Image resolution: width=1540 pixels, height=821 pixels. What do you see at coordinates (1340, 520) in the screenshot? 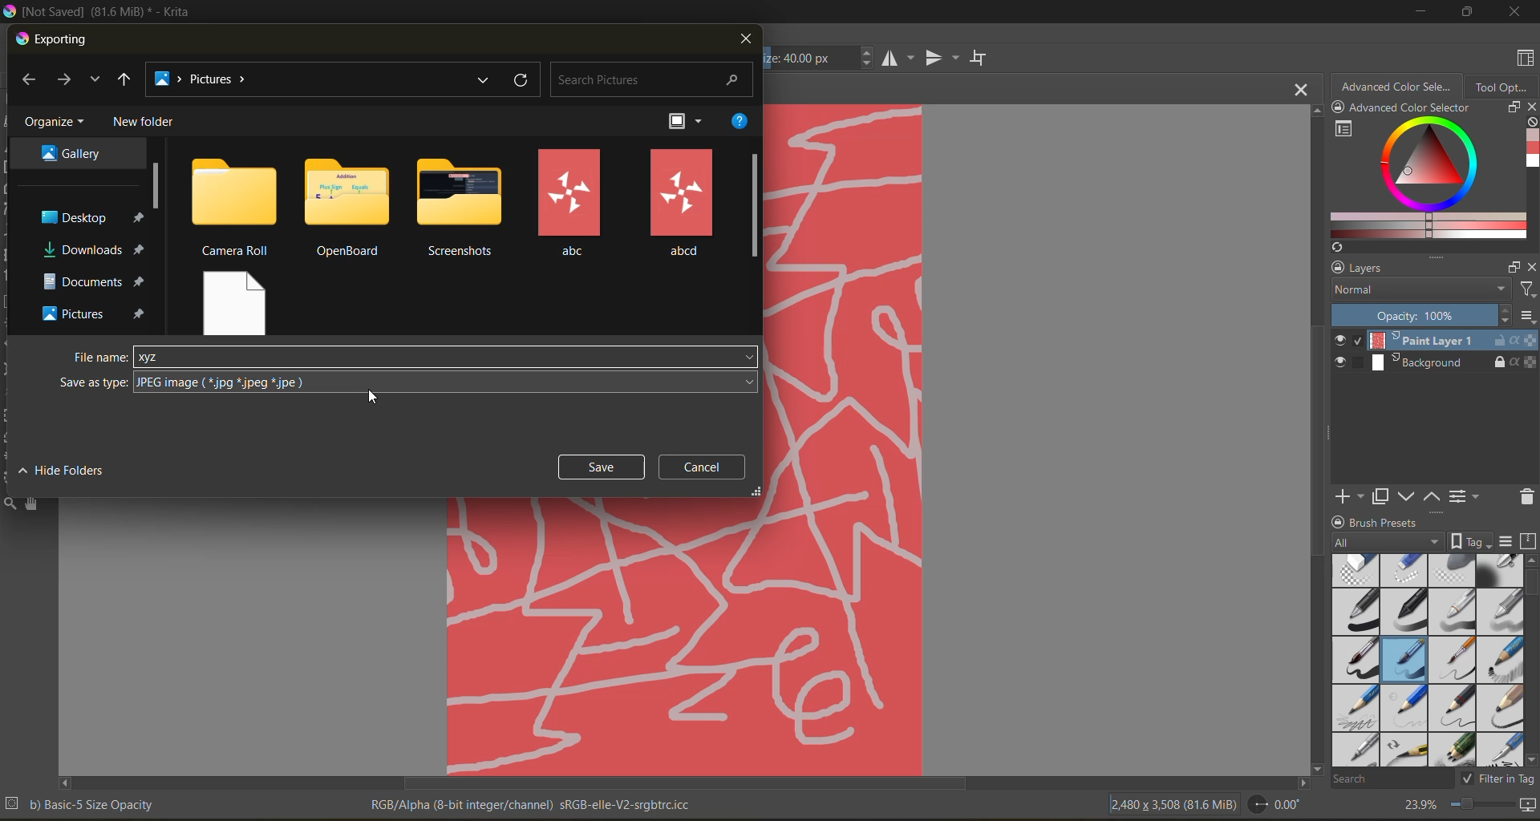
I see `lock/unlock docker` at bounding box center [1340, 520].